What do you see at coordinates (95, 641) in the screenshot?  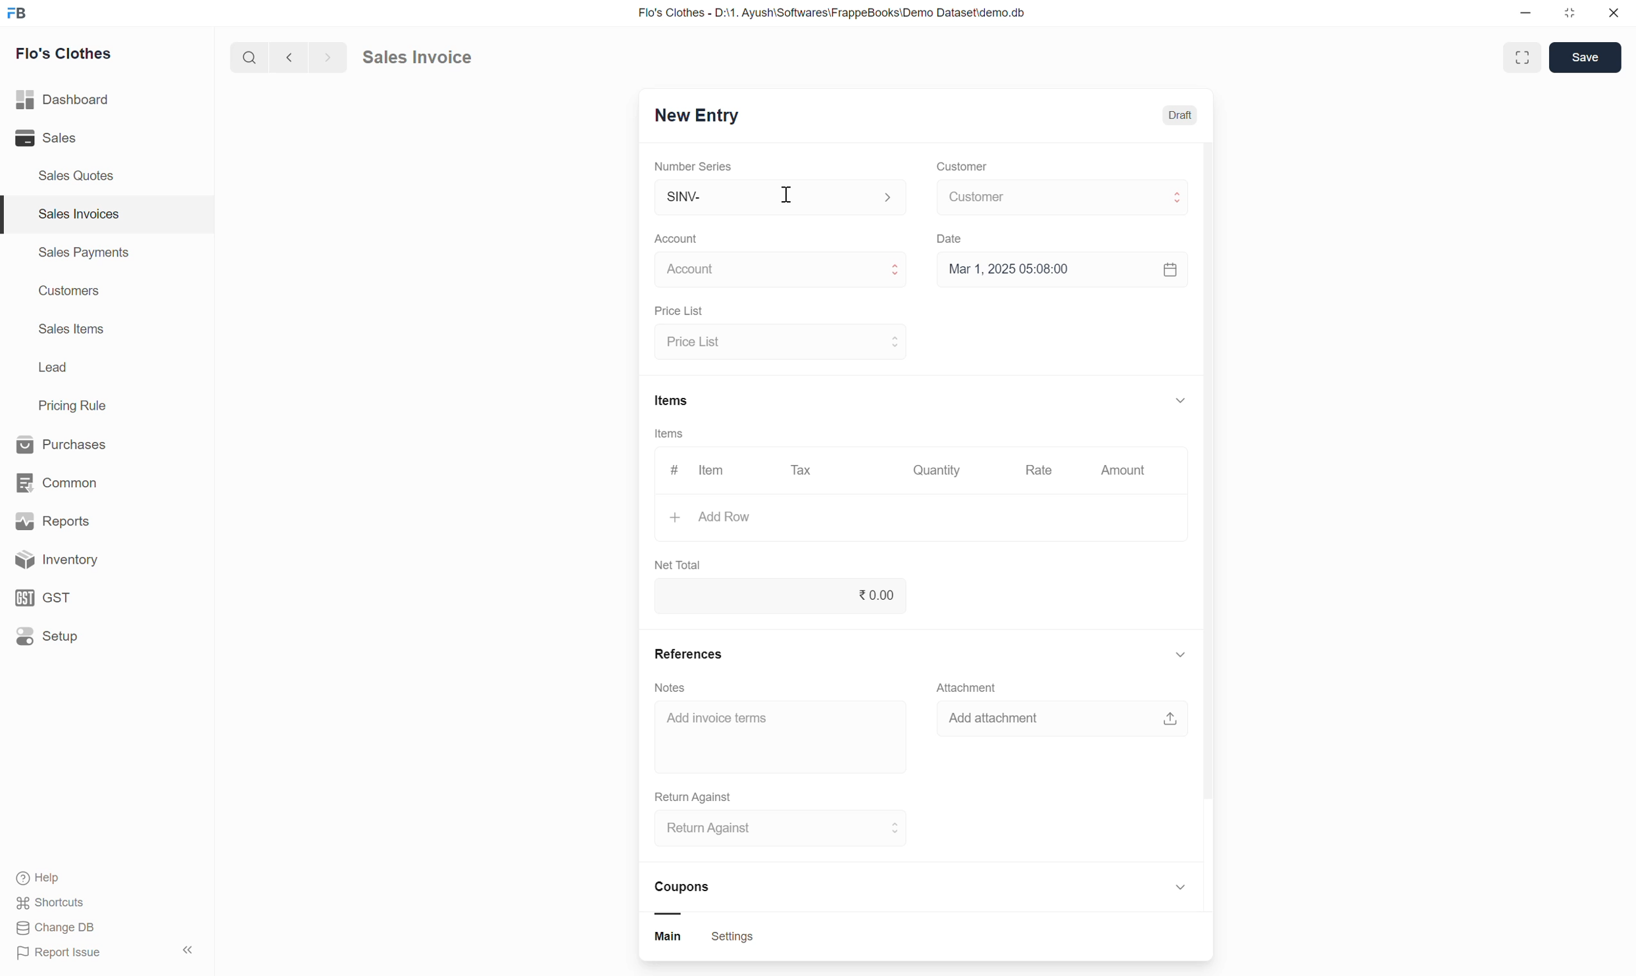 I see `Setup` at bounding box center [95, 641].